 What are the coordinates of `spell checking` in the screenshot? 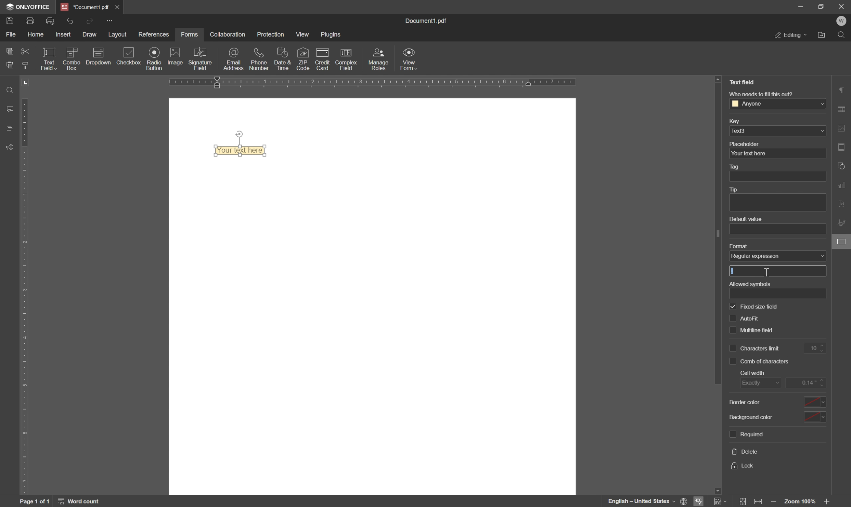 It's located at (700, 502).